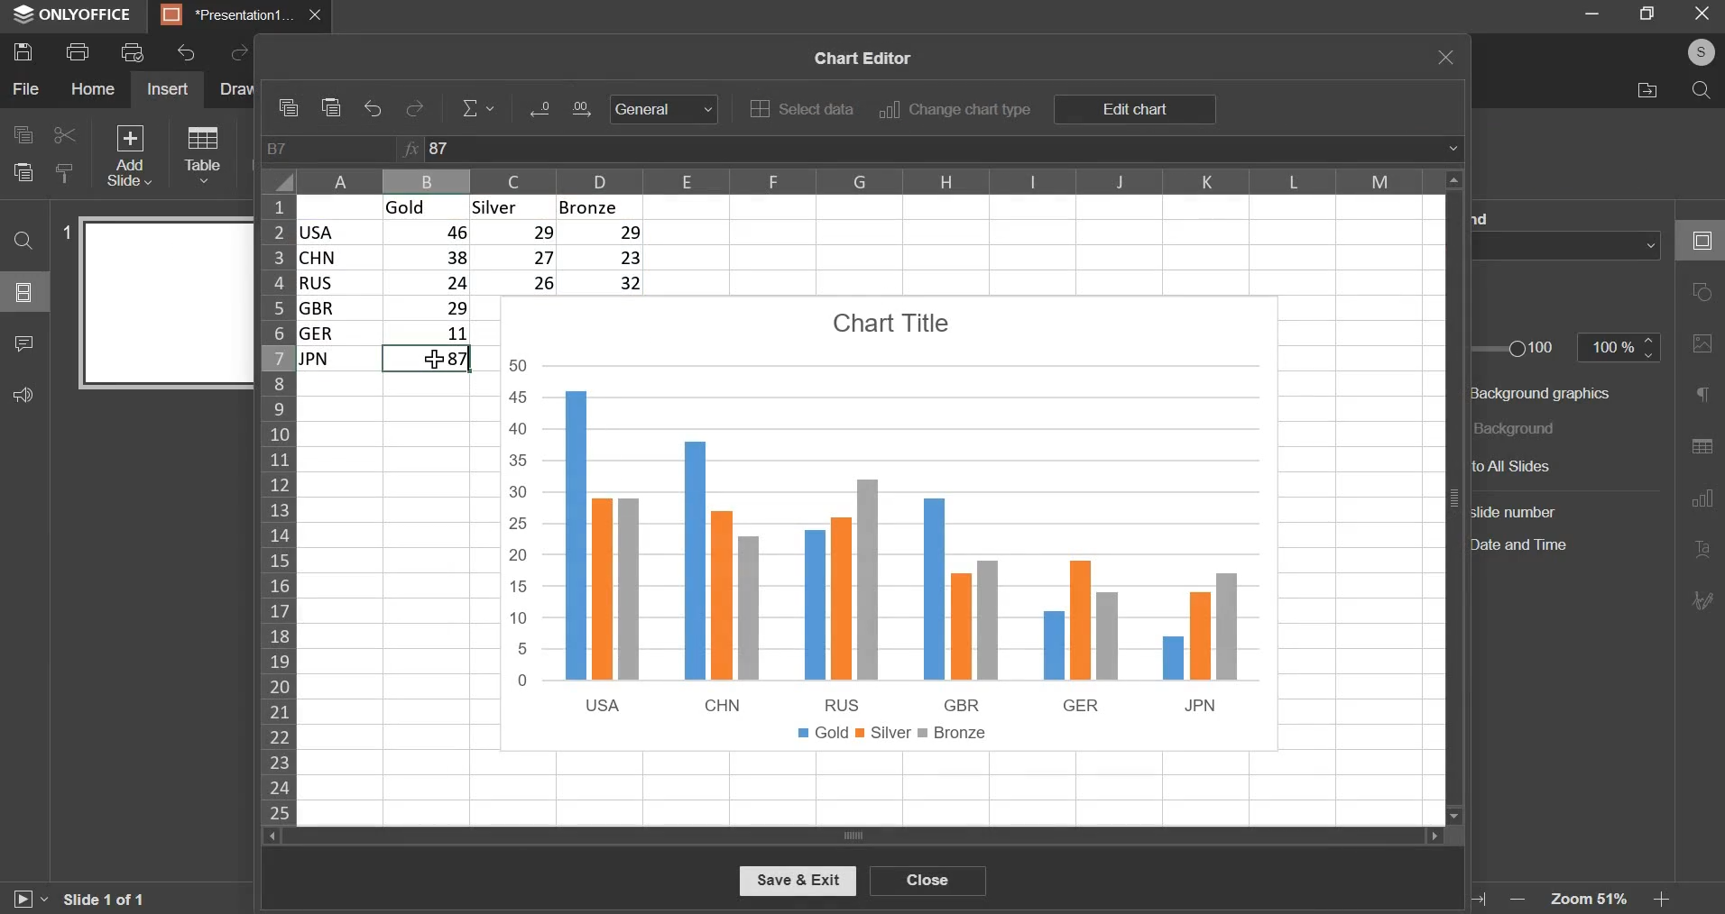 The width and height of the screenshot is (1725, 914). Describe the element at coordinates (604, 232) in the screenshot. I see `29` at that location.